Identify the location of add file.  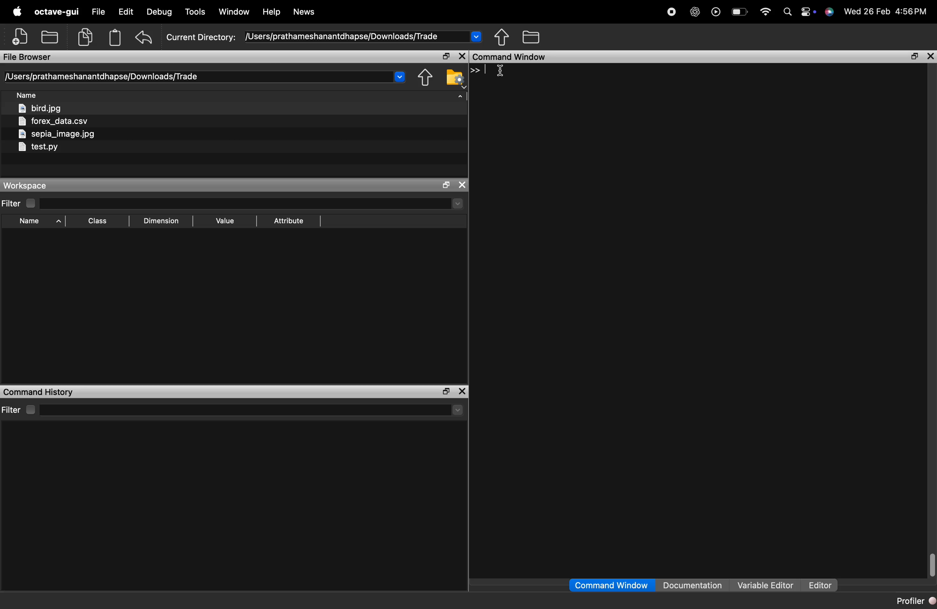
(21, 35).